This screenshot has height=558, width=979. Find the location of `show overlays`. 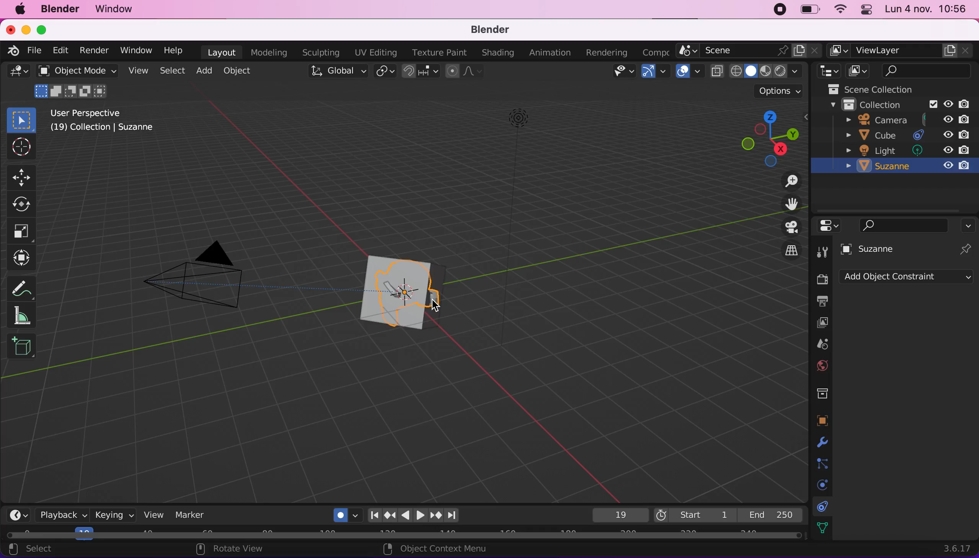

show overlays is located at coordinates (684, 71).